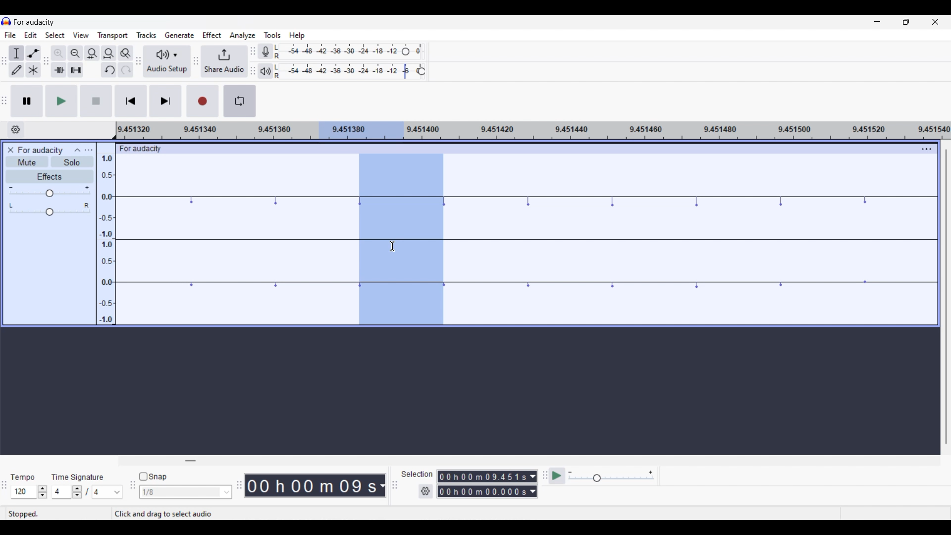 The image size is (951, 535). Describe the element at coordinates (482, 484) in the screenshot. I see `Selection duration` at that location.